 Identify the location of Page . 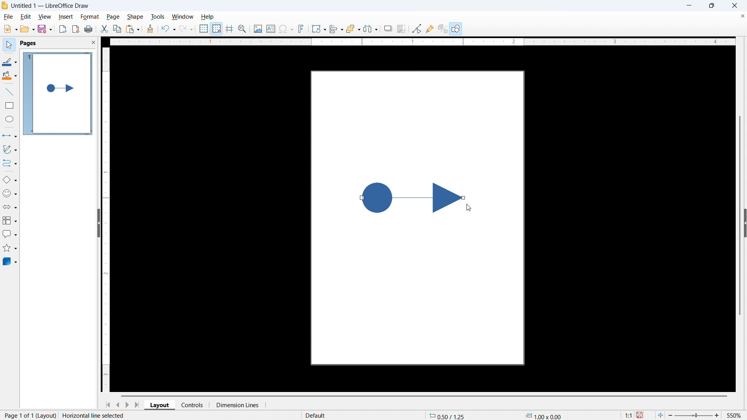
(112, 17).